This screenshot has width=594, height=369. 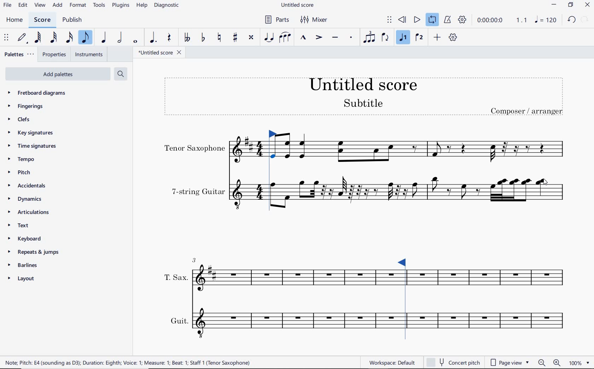 I want to click on TITLE, so click(x=362, y=95).